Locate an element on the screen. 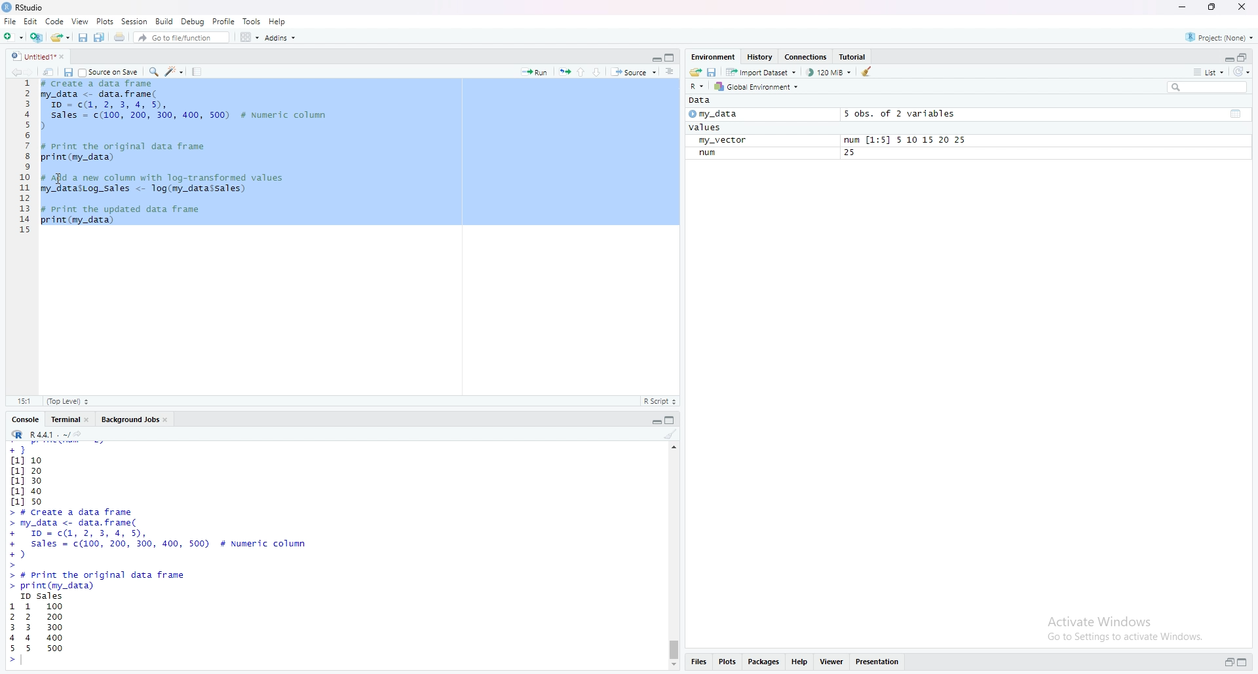  my_data is located at coordinates (727, 116).